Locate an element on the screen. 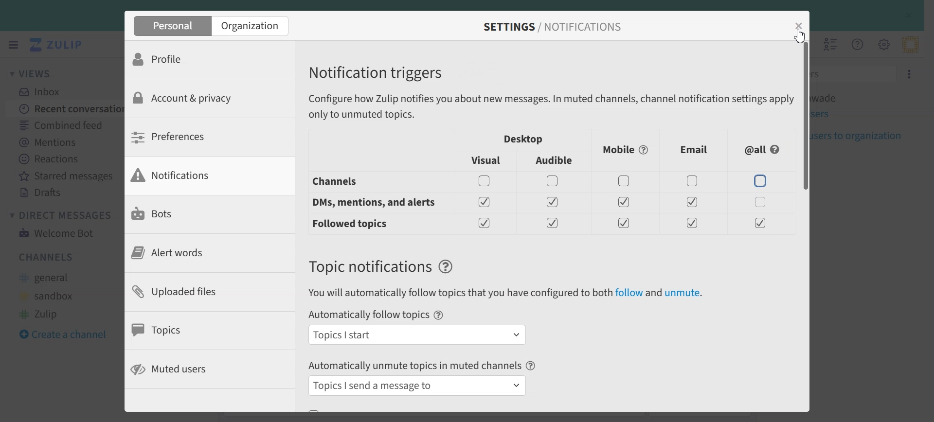 The width and height of the screenshot is (934, 422). #sandbox is located at coordinates (50, 296).